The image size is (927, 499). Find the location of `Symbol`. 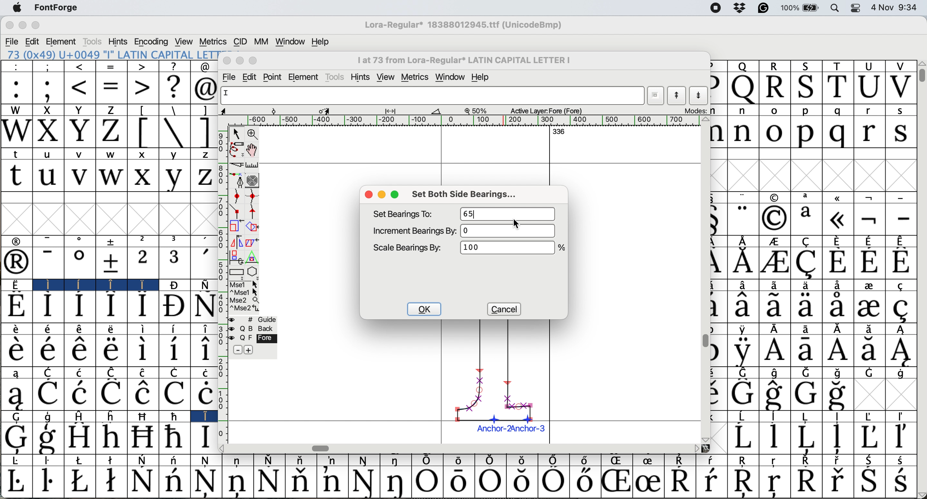

Symbol is located at coordinates (712, 481).